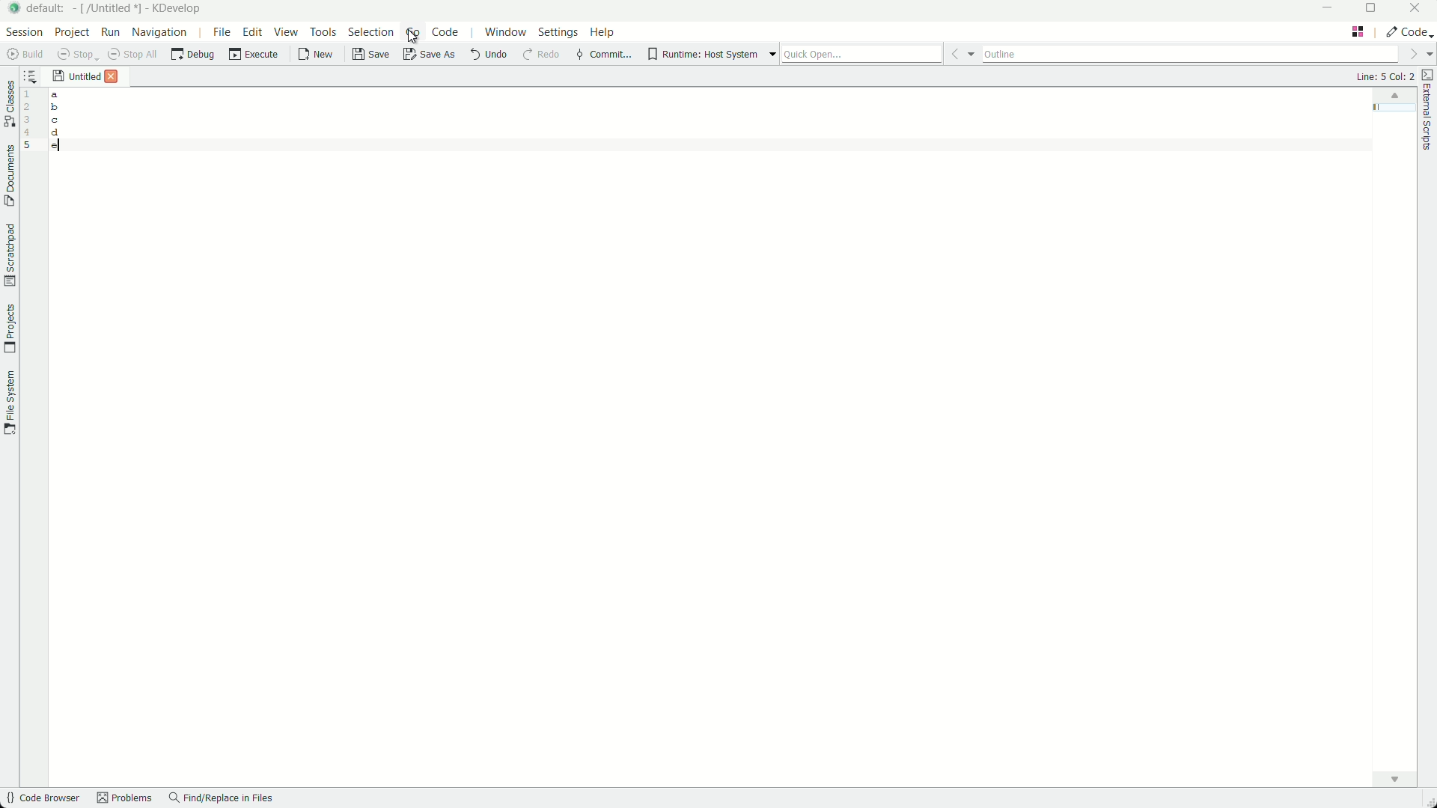 This screenshot has width=1437, height=808. Describe the element at coordinates (1328, 10) in the screenshot. I see `minimize` at that location.